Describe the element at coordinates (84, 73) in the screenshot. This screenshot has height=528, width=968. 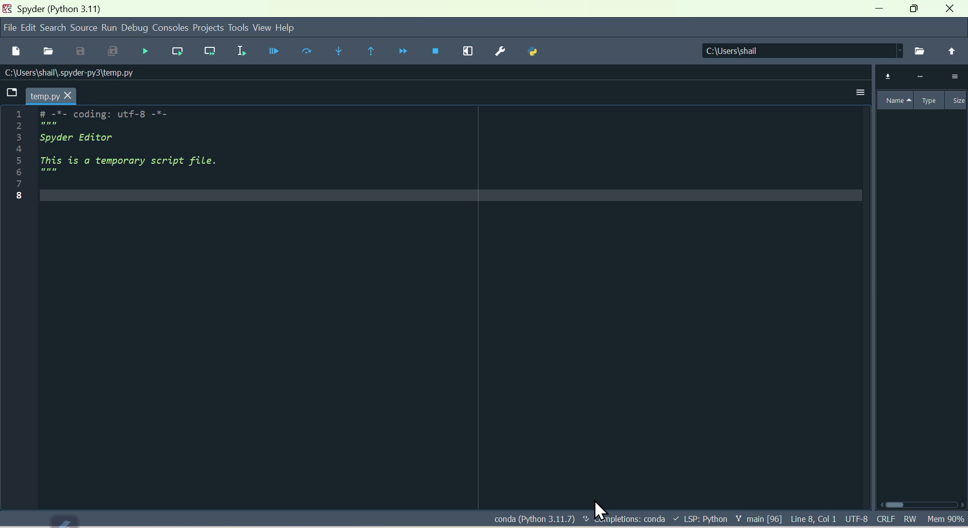
I see `Location of the file - C:\Users\shail\.spyder-py3\temp.py` at that location.